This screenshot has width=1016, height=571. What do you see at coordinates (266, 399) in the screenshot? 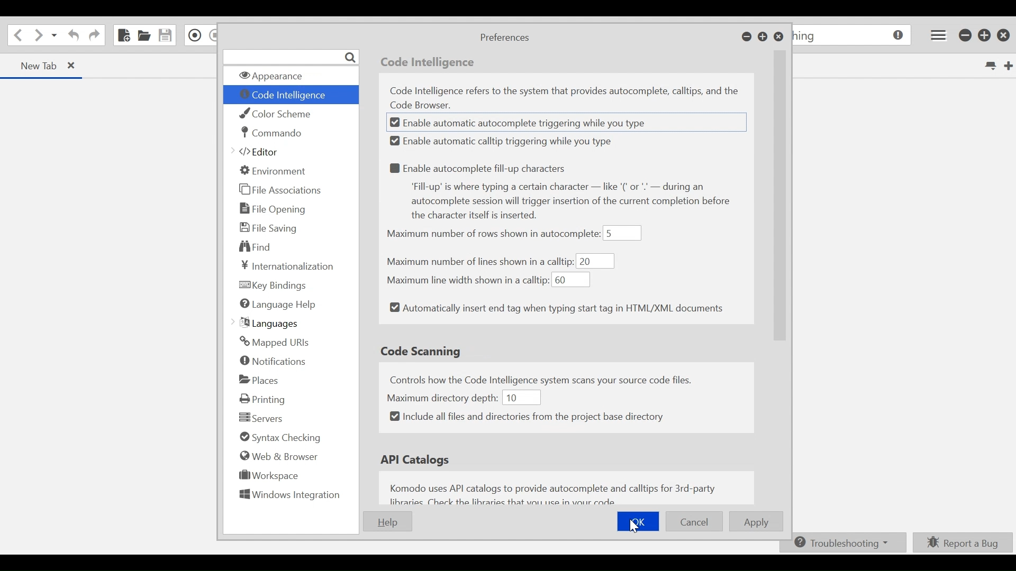
I see `Printing` at bounding box center [266, 399].